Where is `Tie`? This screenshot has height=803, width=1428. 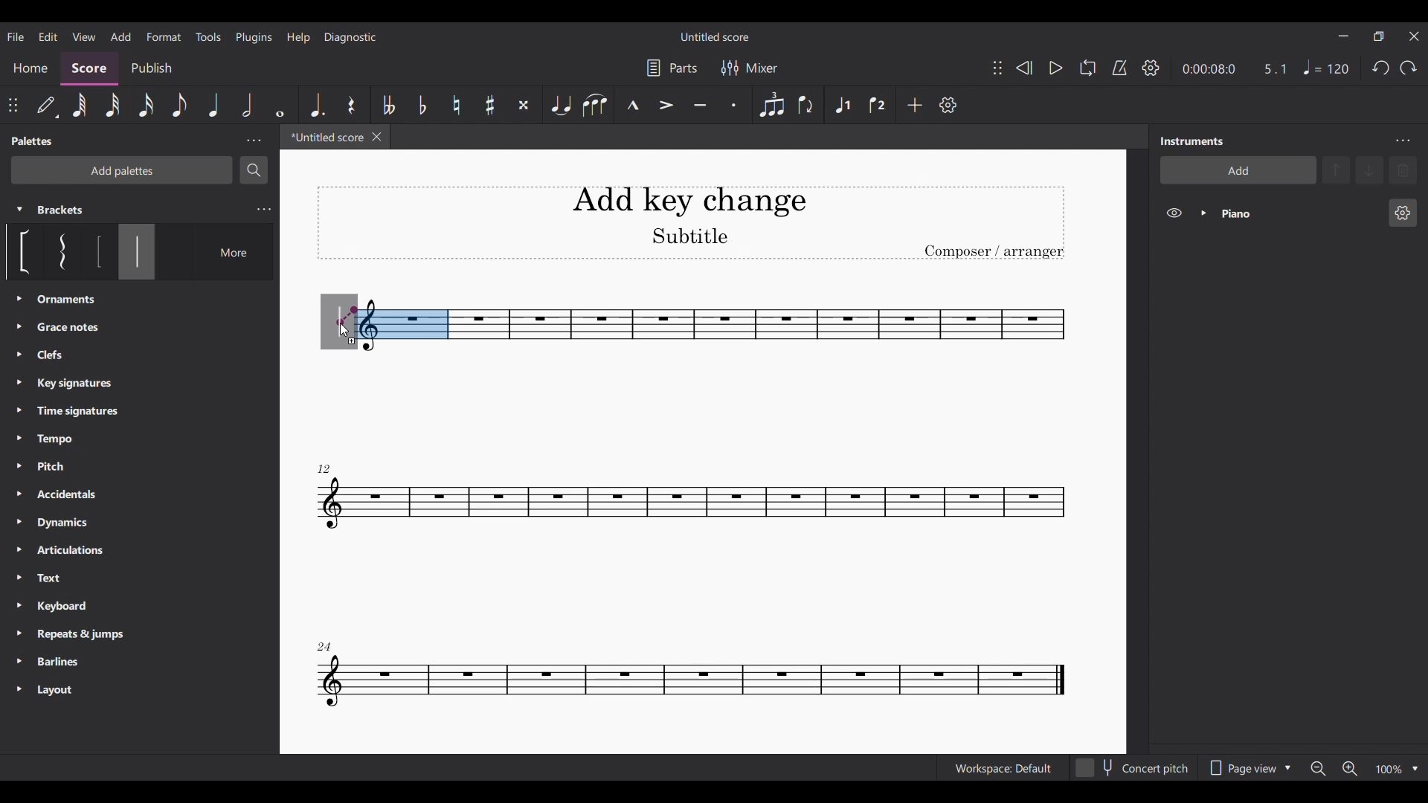 Tie is located at coordinates (562, 105).